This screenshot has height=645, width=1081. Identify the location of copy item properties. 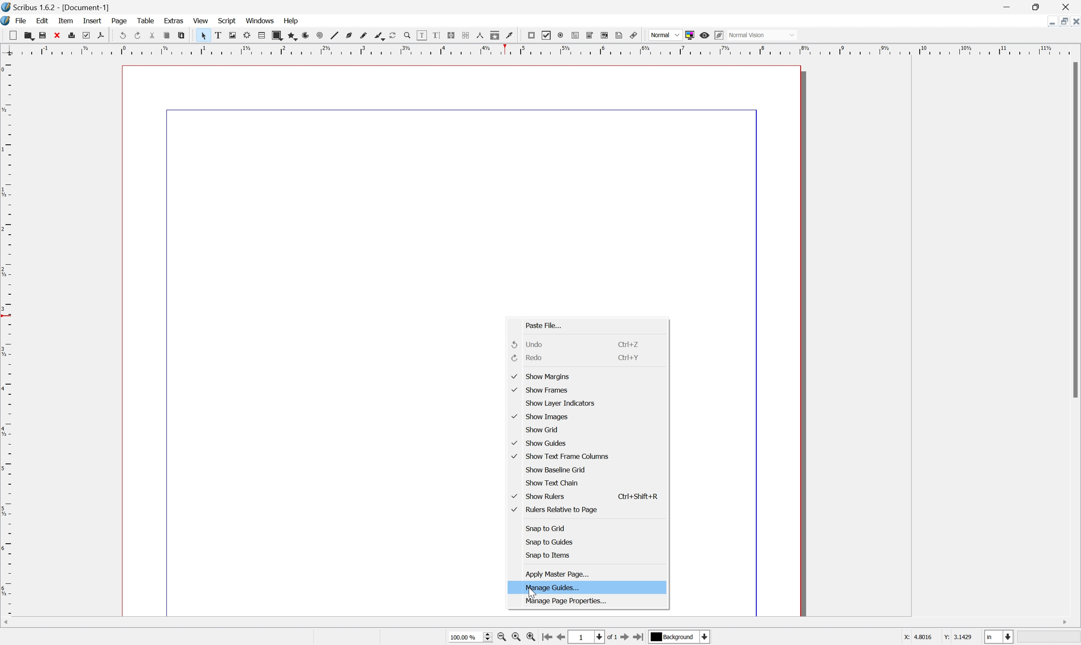
(495, 35).